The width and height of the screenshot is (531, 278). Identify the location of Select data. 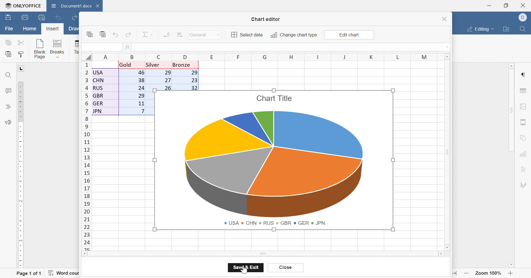
(246, 34).